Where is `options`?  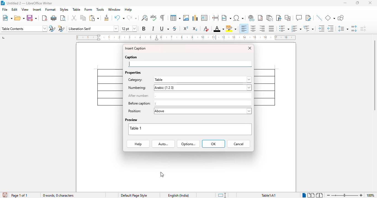
options is located at coordinates (189, 144).